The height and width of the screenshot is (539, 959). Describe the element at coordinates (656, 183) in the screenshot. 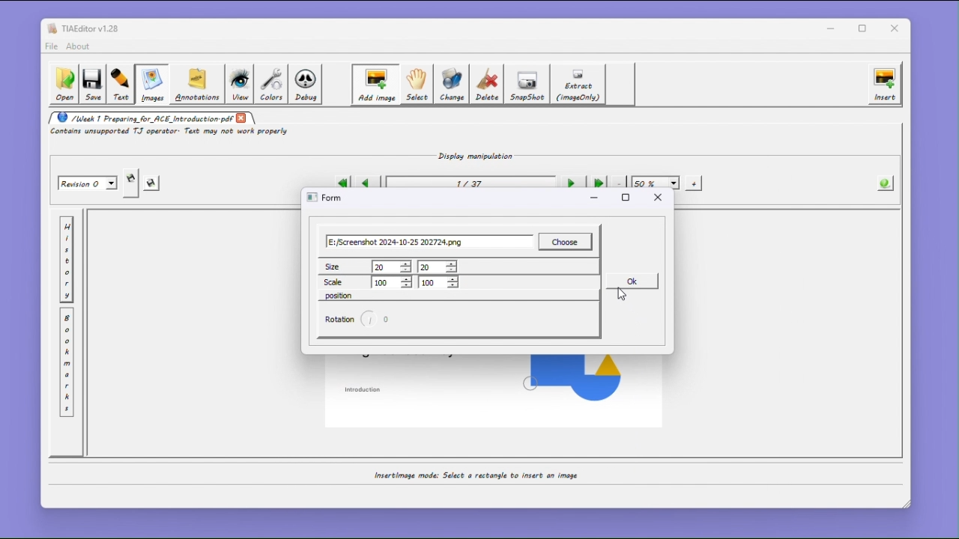

I see `50%` at that location.